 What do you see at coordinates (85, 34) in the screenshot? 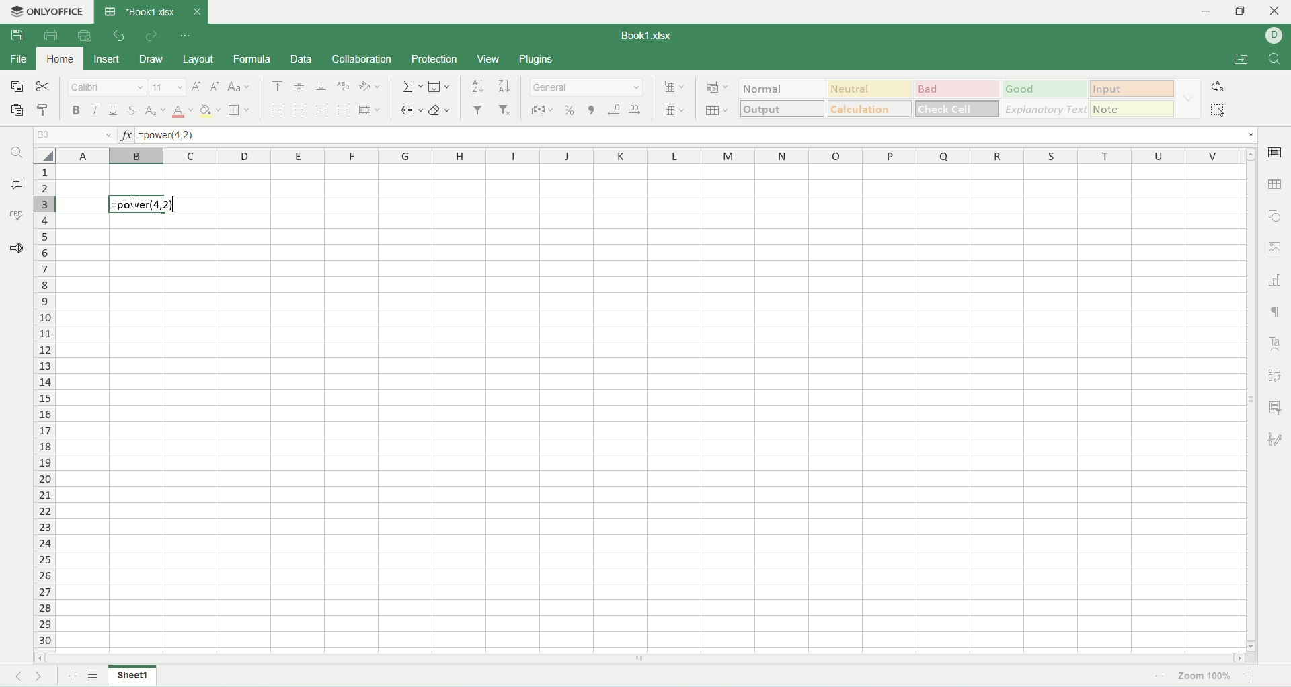
I see `quick print` at bounding box center [85, 34].